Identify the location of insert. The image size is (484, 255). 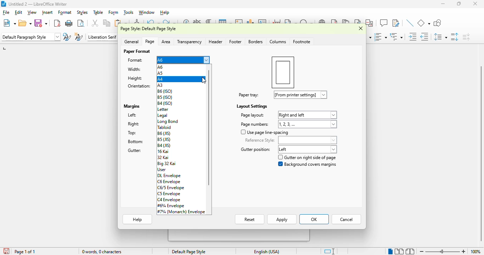
(47, 12).